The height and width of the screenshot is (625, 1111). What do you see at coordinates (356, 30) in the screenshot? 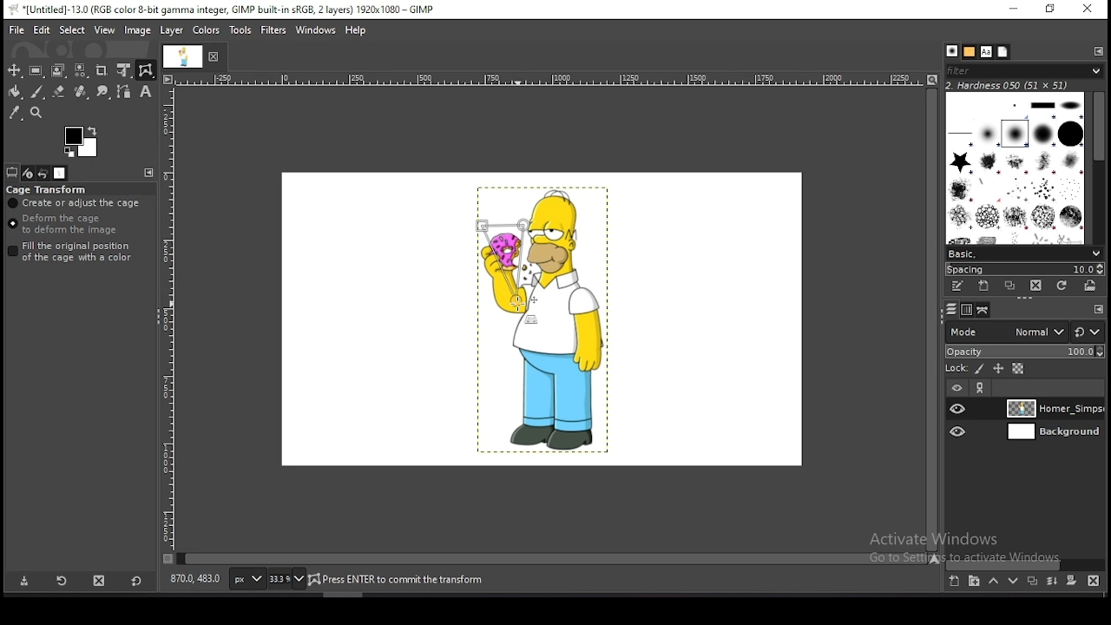
I see `help` at bounding box center [356, 30].